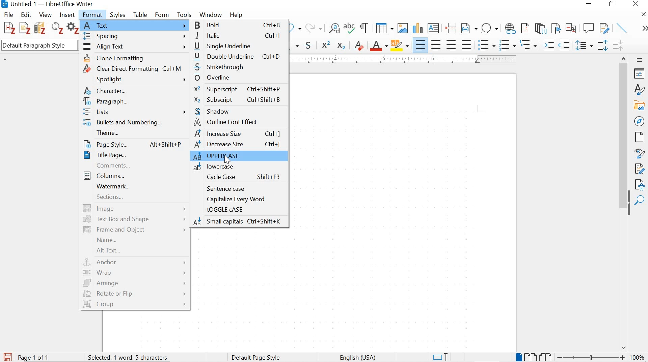 This screenshot has width=648, height=362. Describe the element at coordinates (40, 28) in the screenshot. I see `add/edit bibliography` at that location.